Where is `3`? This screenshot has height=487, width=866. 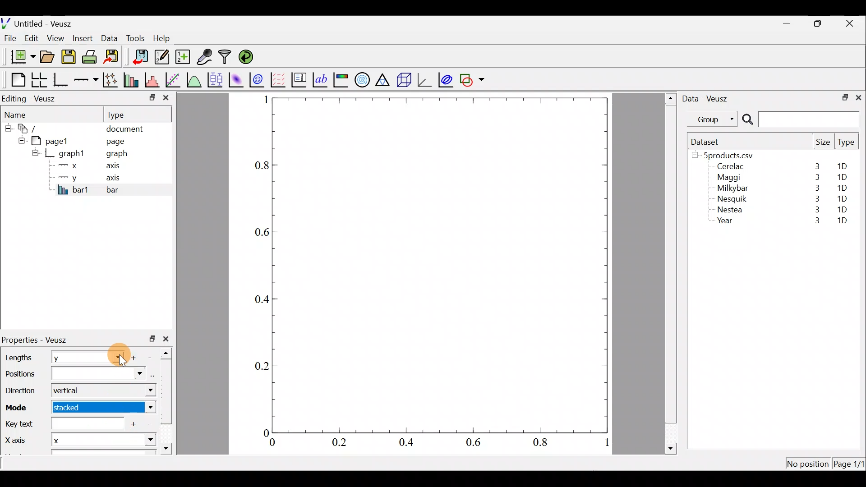
3 is located at coordinates (815, 211).